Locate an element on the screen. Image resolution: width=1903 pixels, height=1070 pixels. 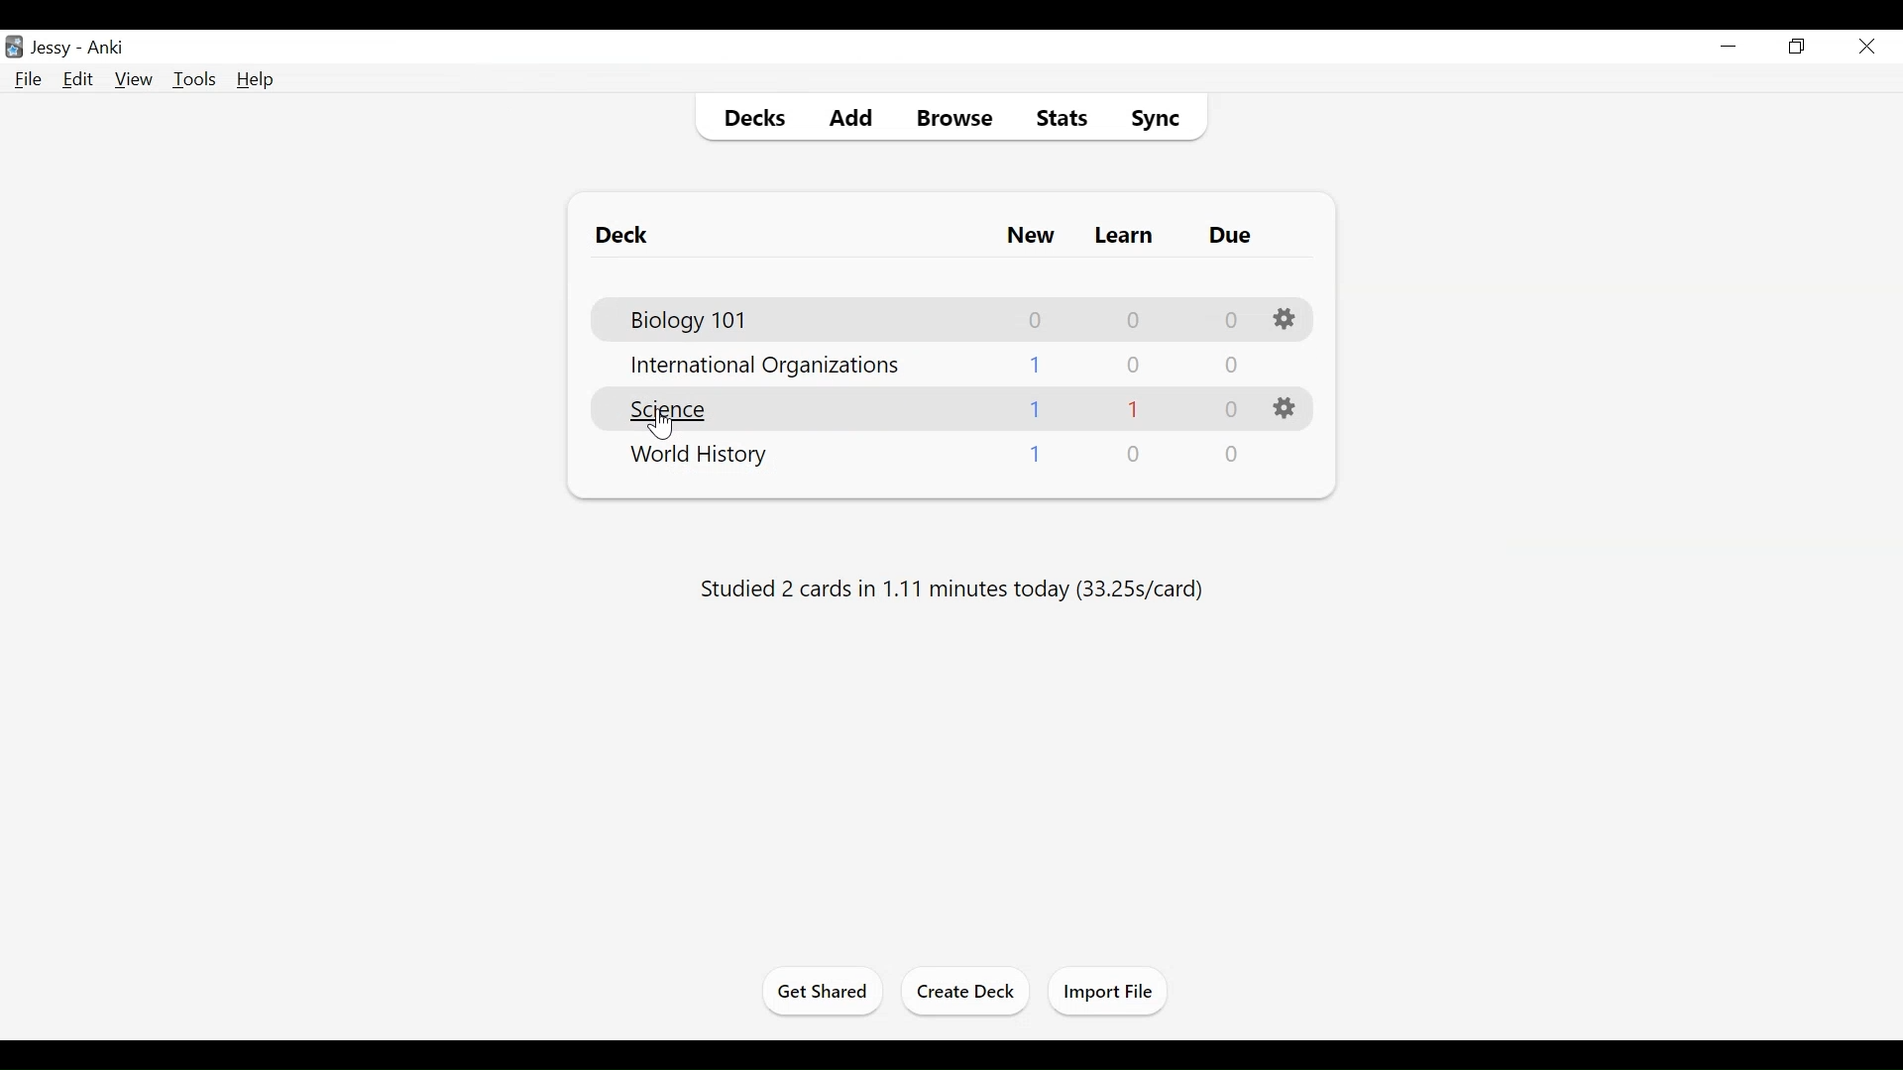
Options is located at coordinates (1286, 408).